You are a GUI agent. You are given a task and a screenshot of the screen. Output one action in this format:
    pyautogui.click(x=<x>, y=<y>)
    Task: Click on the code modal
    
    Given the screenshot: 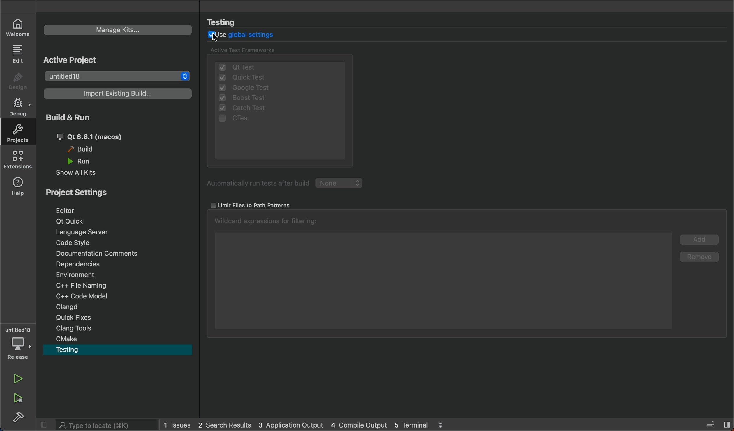 What is the action you would take?
    pyautogui.click(x=120, y=297)
    